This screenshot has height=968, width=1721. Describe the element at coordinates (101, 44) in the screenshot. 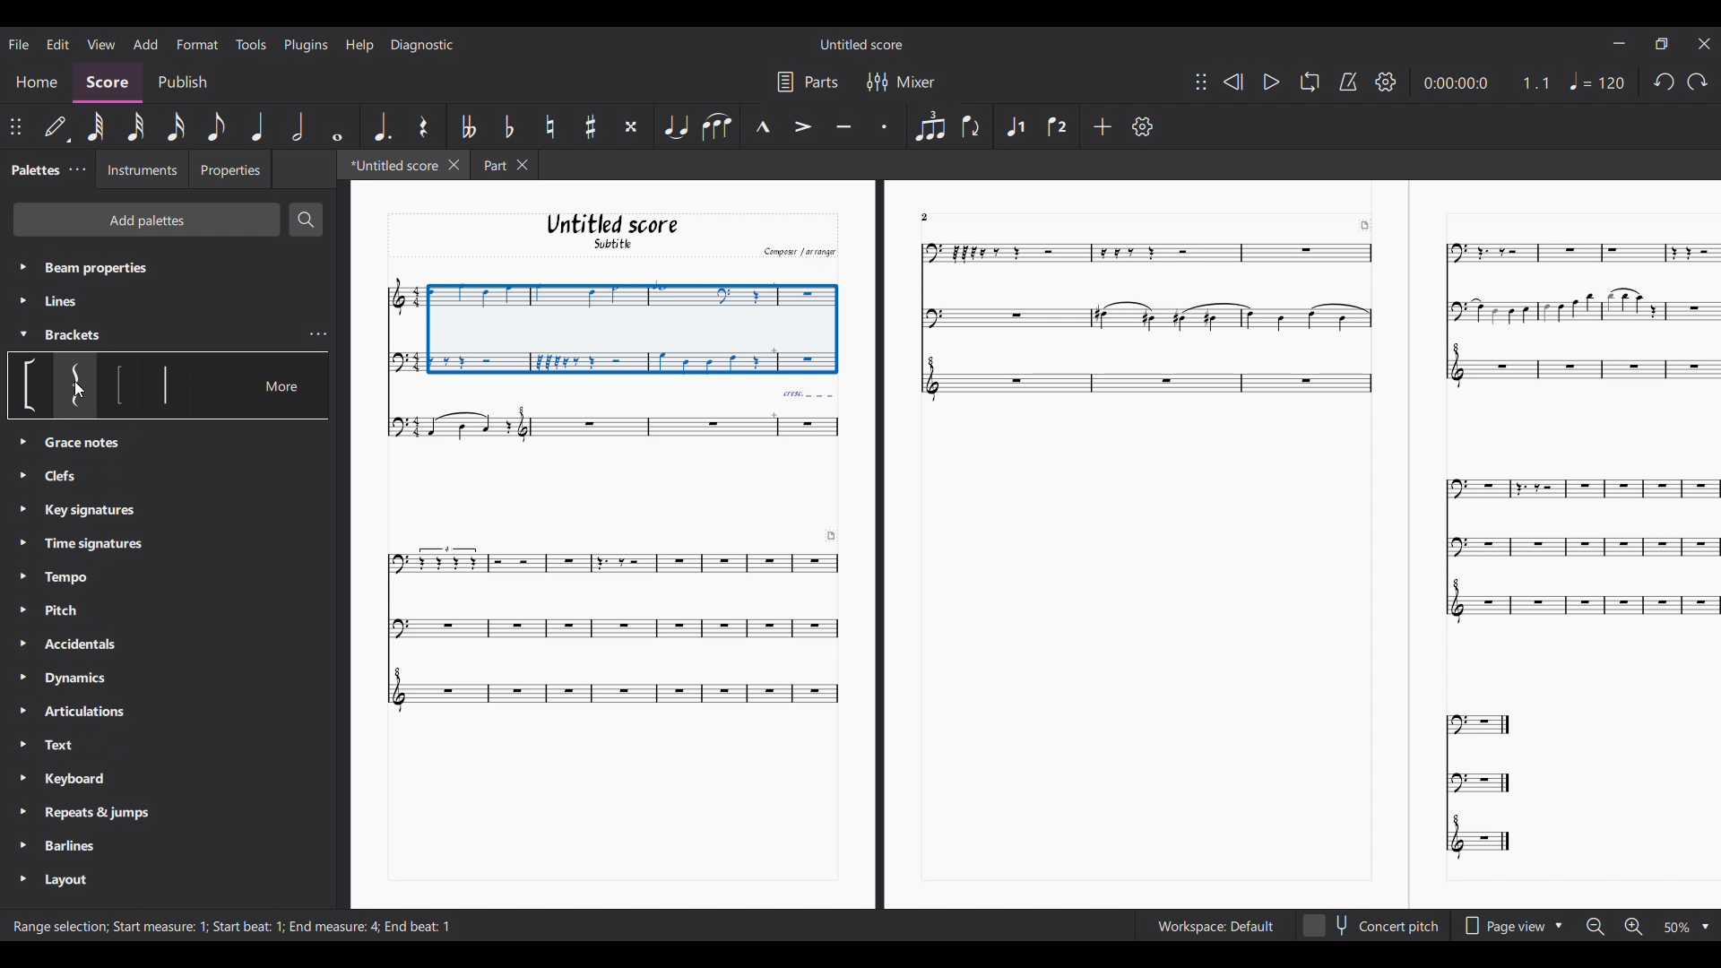

I see `View ` at that location.